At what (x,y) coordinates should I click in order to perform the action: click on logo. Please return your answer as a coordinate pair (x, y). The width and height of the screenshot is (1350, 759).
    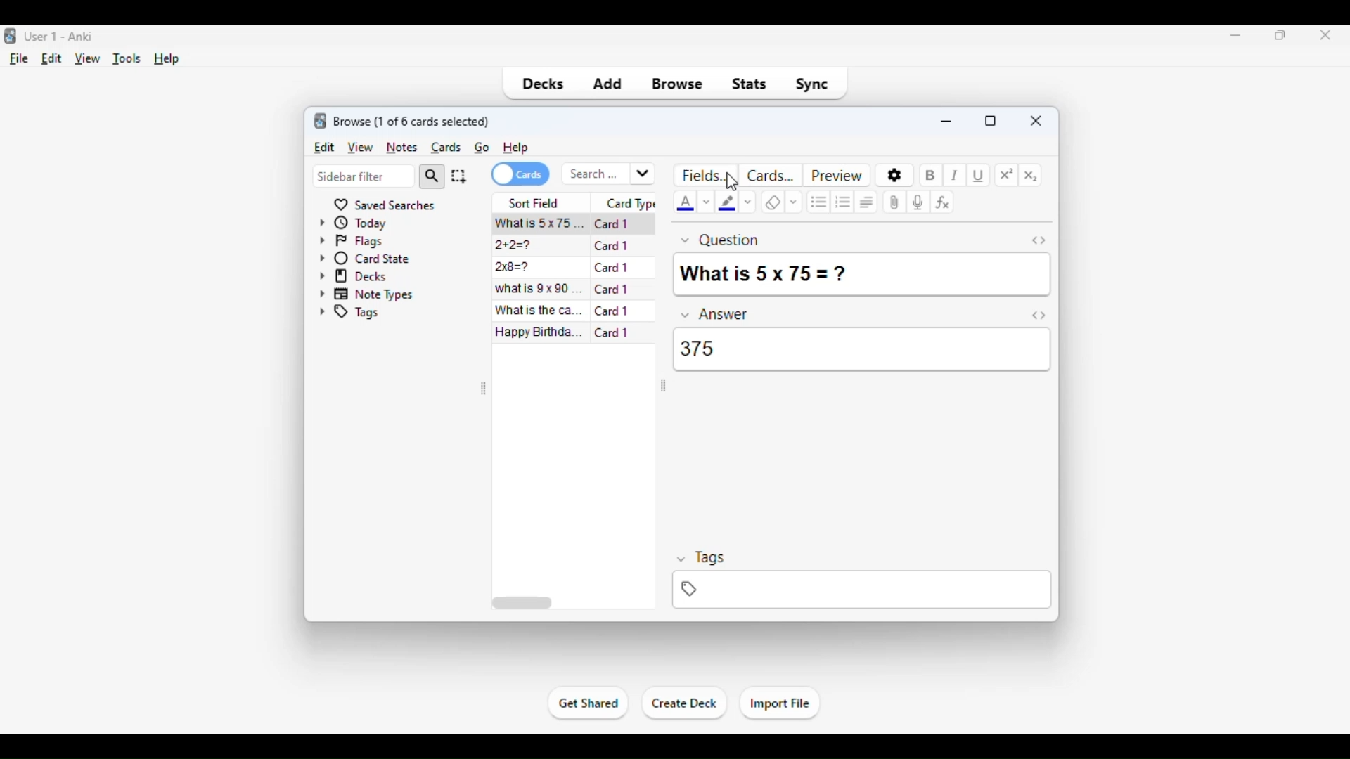
    Looking at the image, I should click on (8, 37).